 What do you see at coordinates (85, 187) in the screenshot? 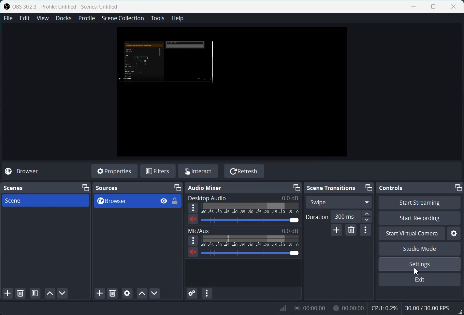
I see `Minimize` at bounding box center [85, 187].